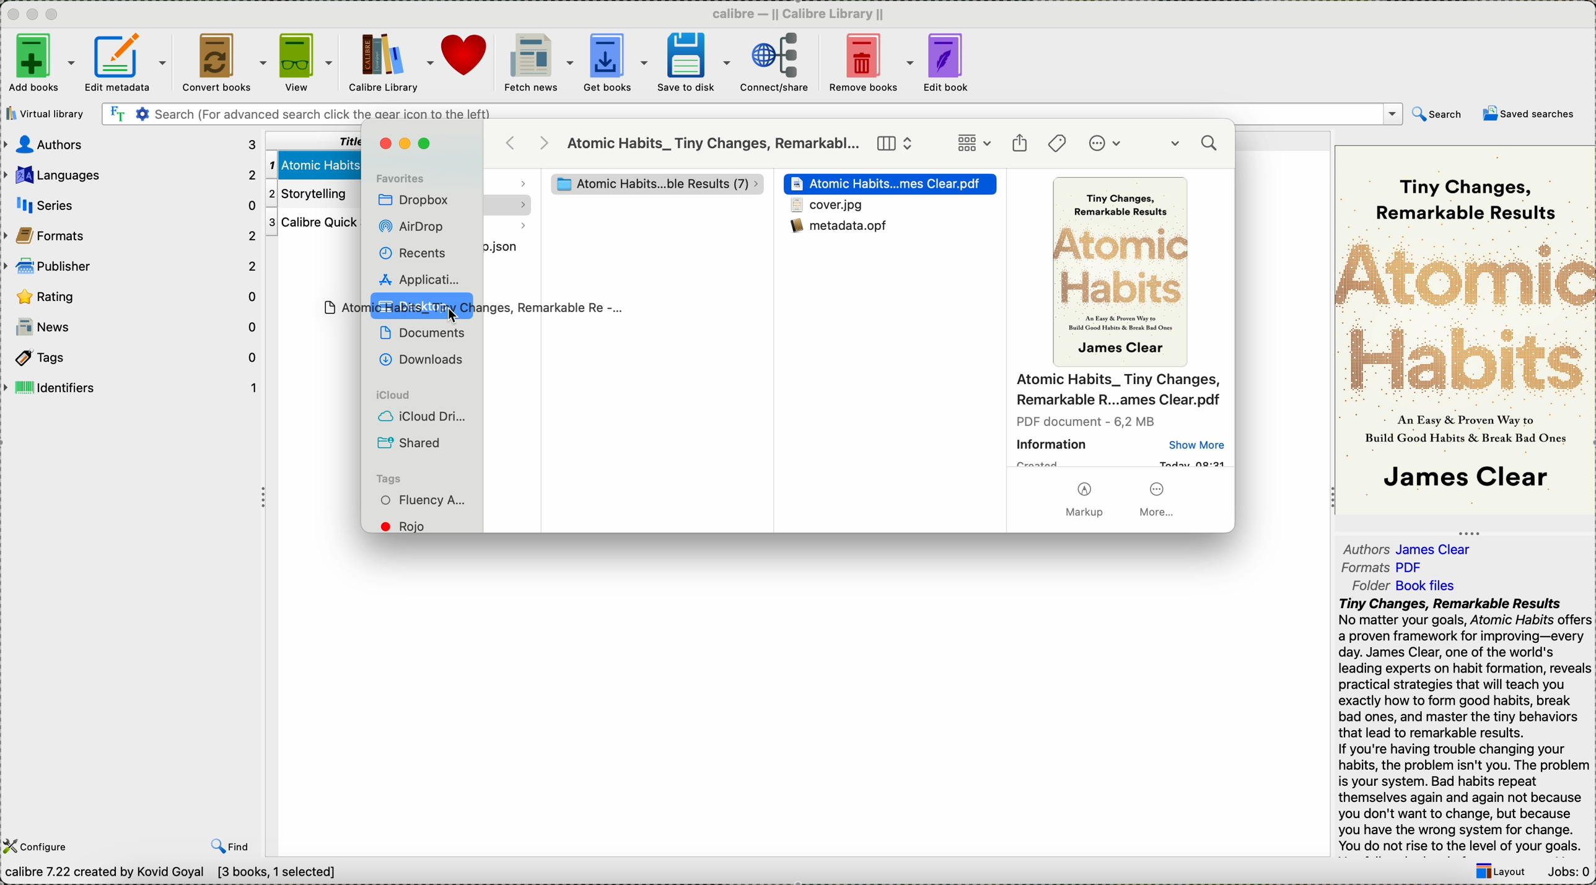 The image size is (1596, 885). I want to click on titlw, so click(311, 139).